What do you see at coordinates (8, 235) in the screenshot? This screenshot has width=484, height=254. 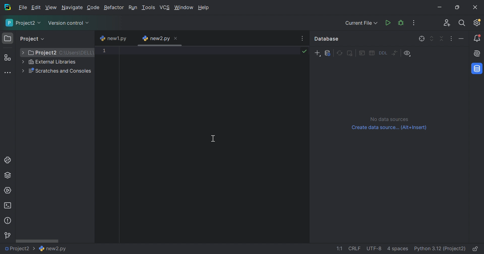 I see `Version Control` at bounding box center [8, 235].